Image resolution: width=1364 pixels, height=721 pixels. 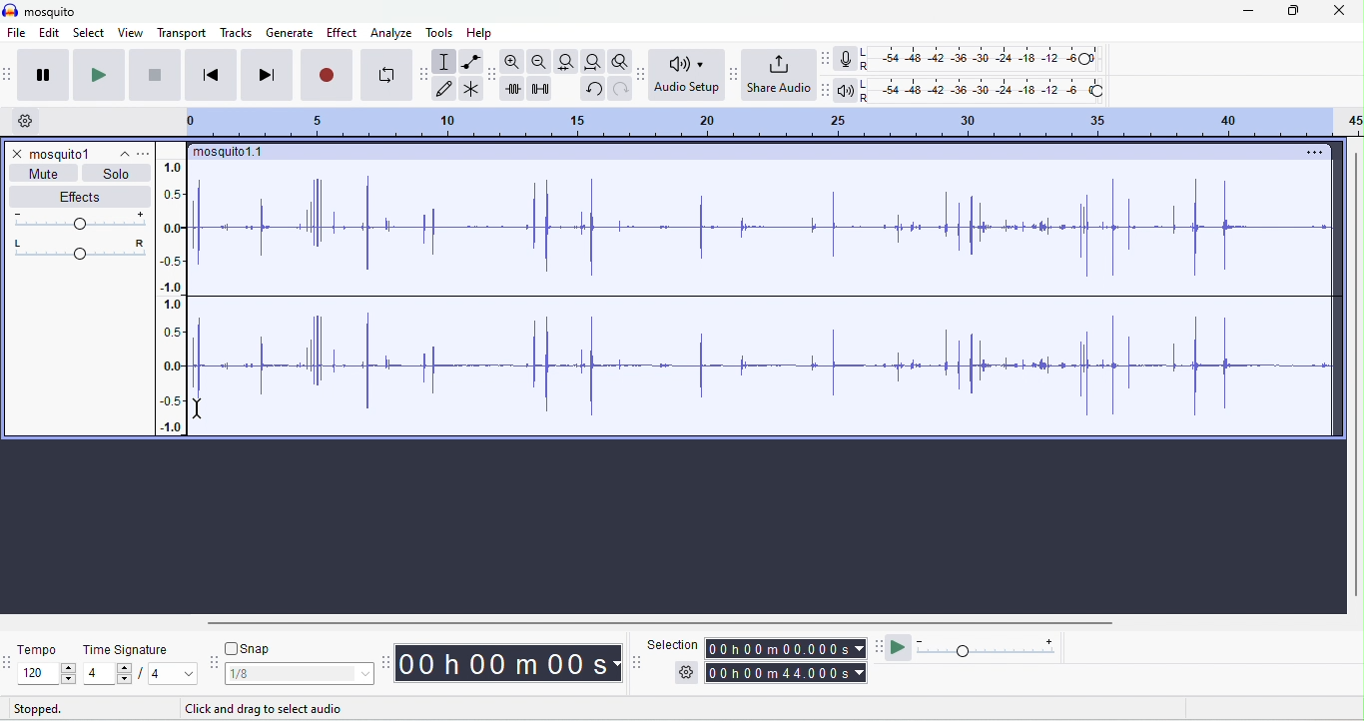 What do you see at coordinates (443, 89) in the screenshot?
I see `draw` at bounding box center [443, 89].